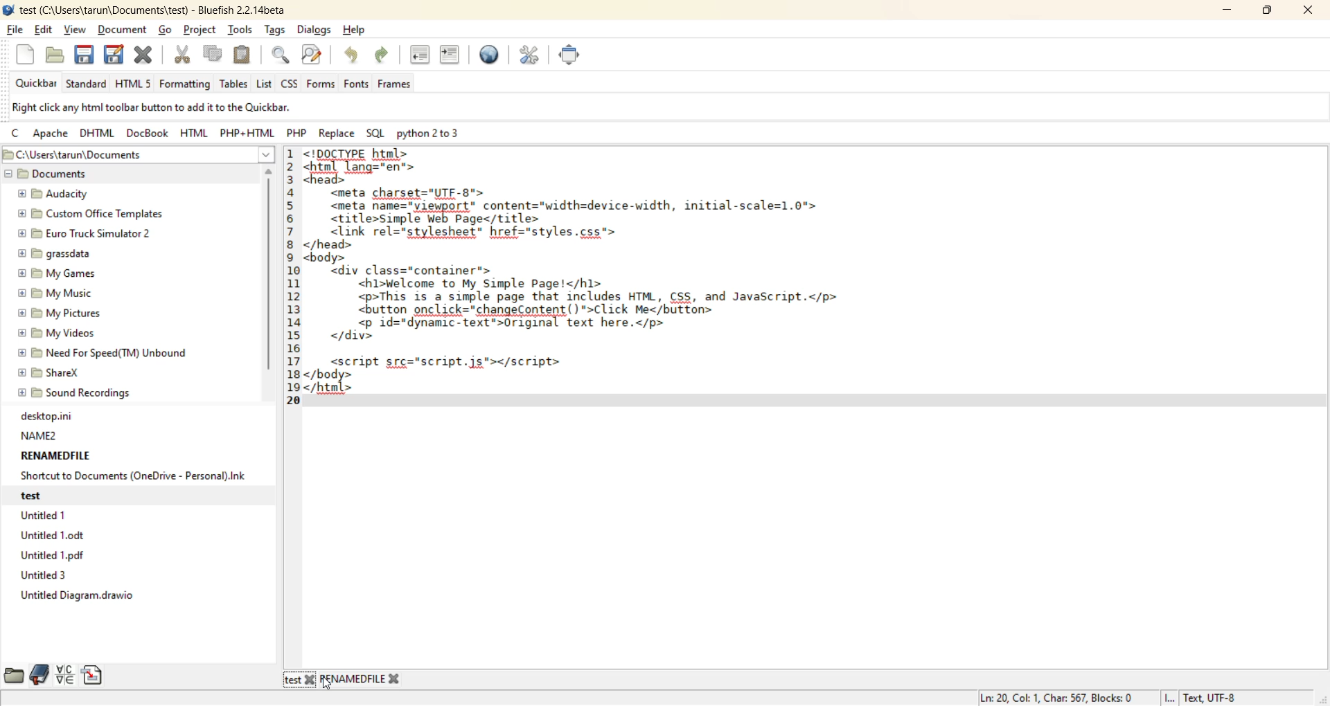  Describe the element at coordinates (199, 31) in the screenshot. I see `project` at that location.